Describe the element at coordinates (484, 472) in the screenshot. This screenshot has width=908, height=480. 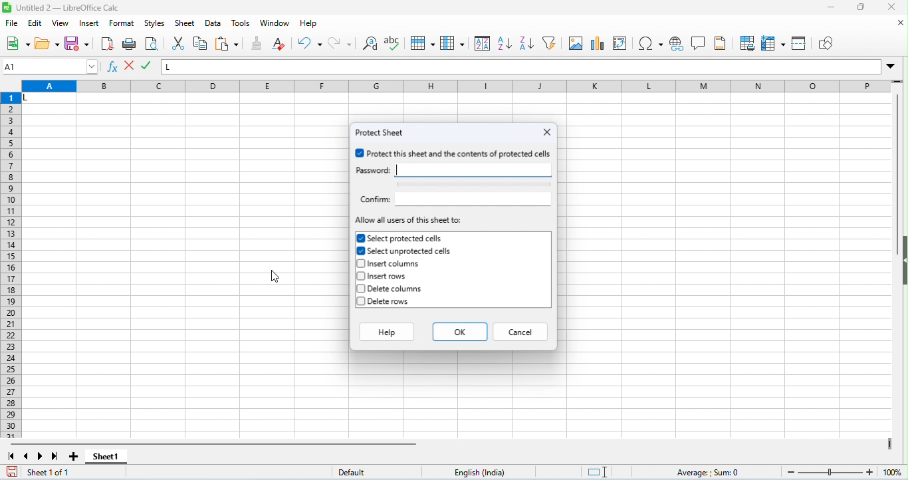
I see `language` at that location.